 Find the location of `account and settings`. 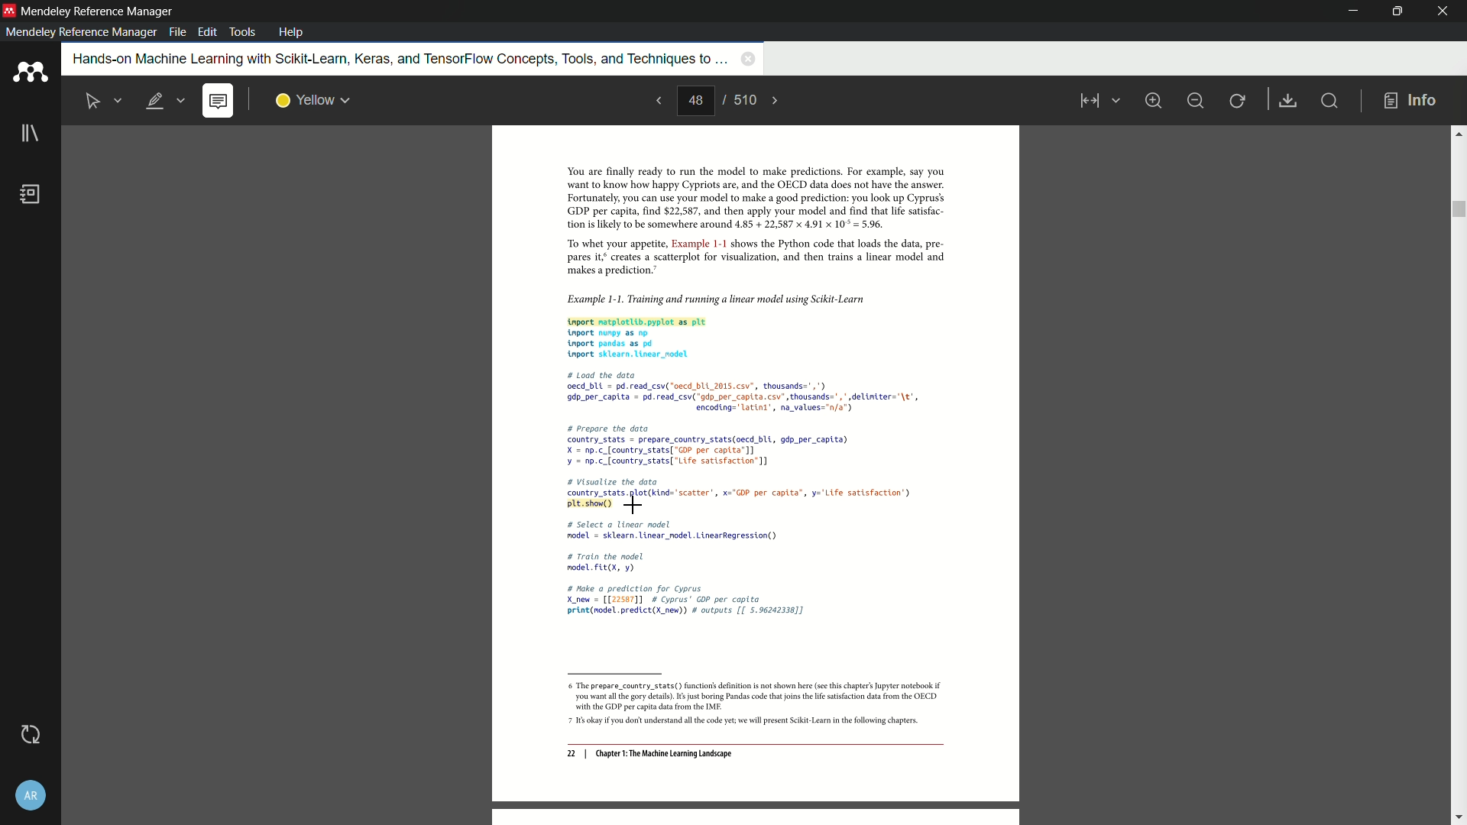

account and settings is located at coordinates (30, 795).